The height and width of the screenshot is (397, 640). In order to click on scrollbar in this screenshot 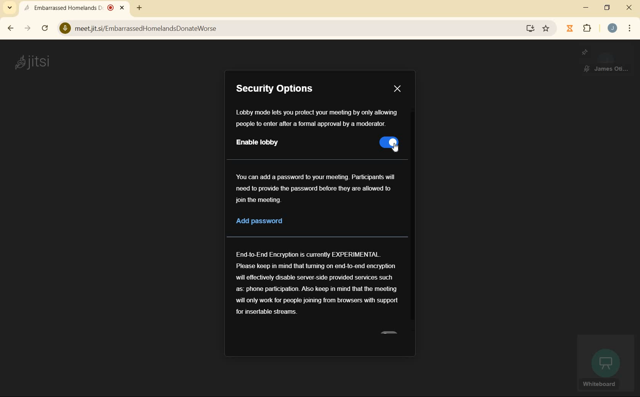, I will do `click(46, 29)`.